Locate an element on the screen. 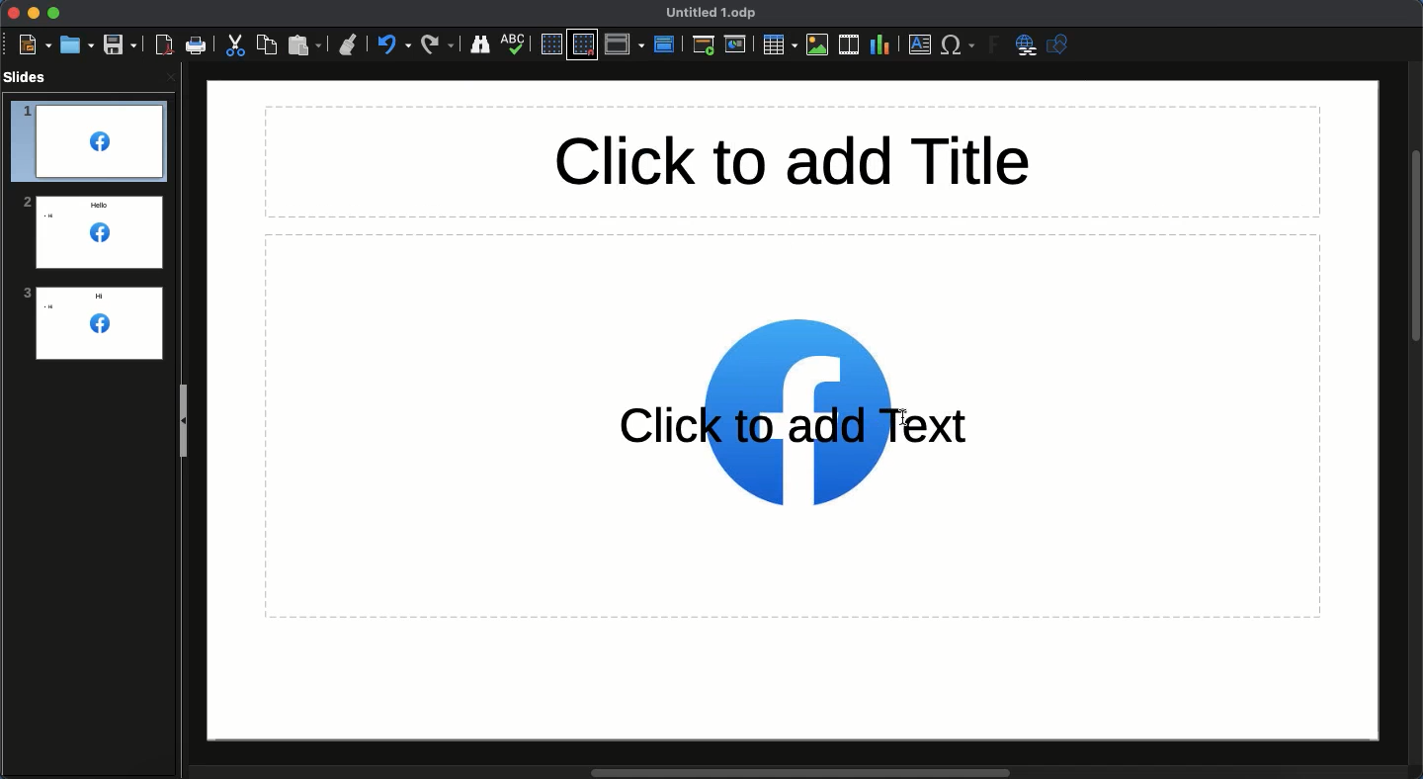 The height and width of the screenshot is (779, 1423). Logo added to all slides is located at coordinates (90, 230).